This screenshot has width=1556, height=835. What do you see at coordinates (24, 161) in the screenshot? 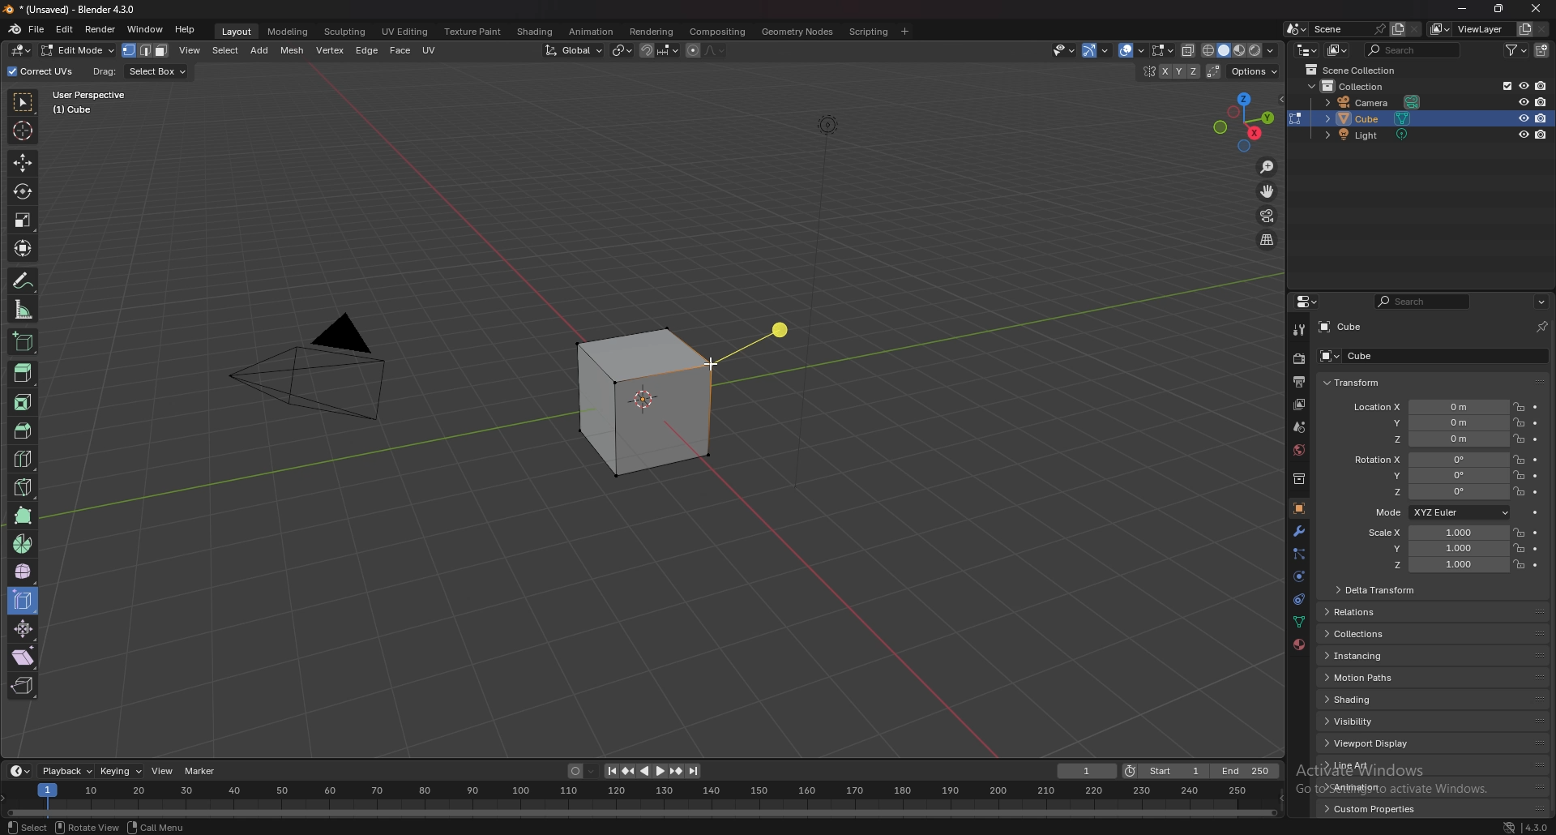
I see `move` at bounding box center [24, 161].